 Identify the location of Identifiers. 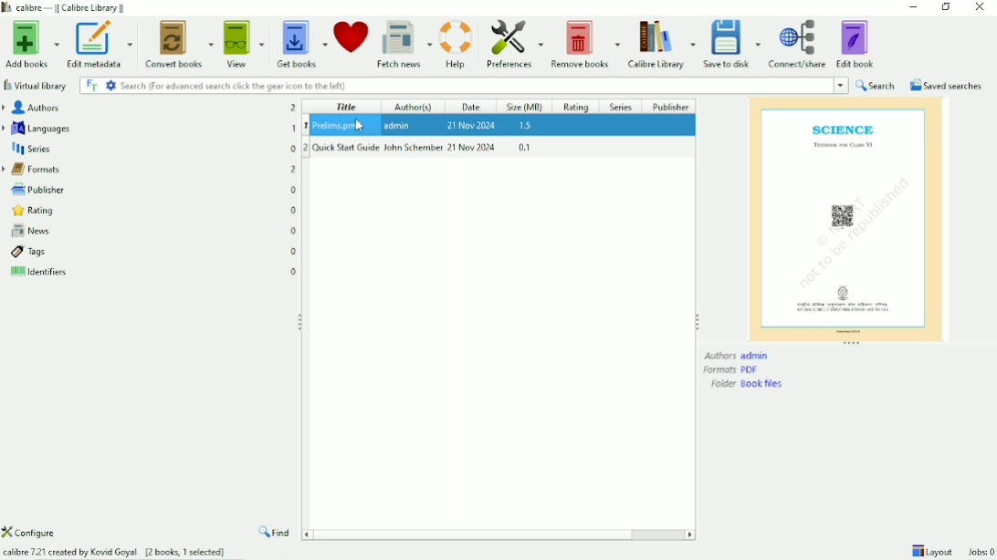
(37, 274).